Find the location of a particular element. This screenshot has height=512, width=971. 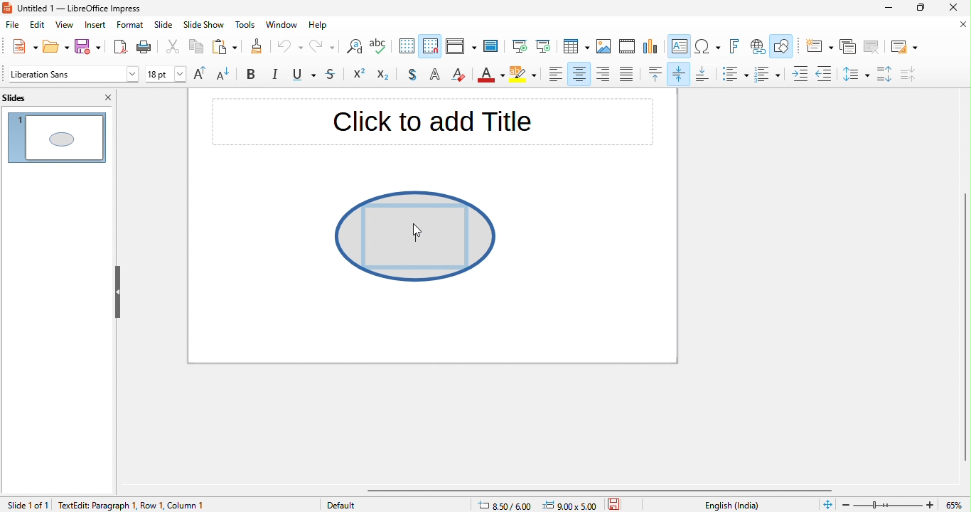

decrease indent is located at coordinates (824, 72).